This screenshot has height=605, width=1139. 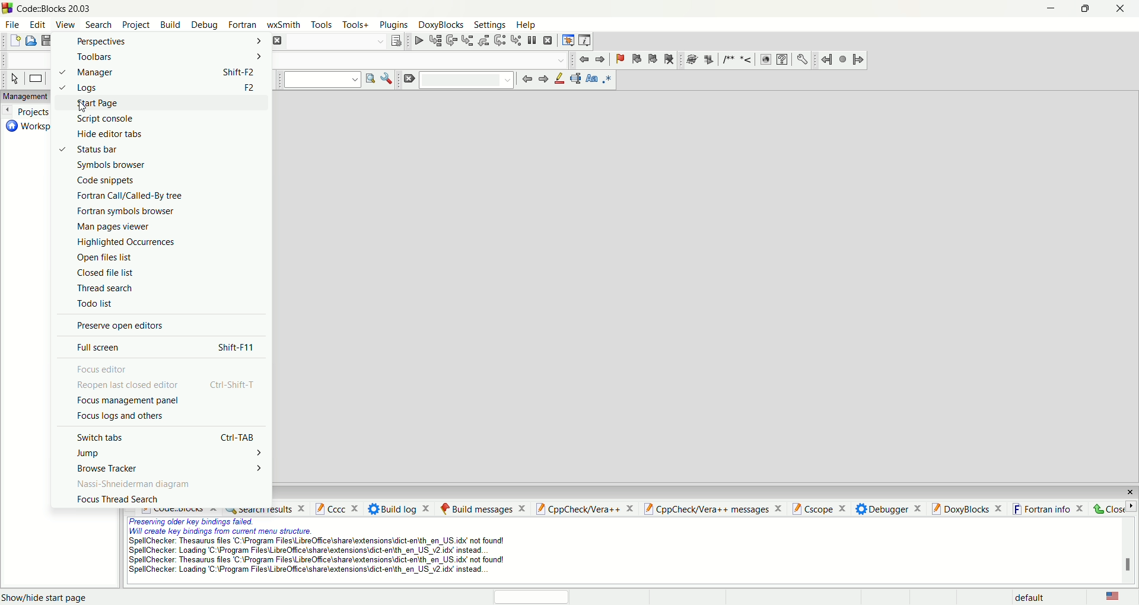 What do you see at coordinates (583, 509) in the screenshot?
I see `Cppcheck/vera++` at bounding box center [583, 509].